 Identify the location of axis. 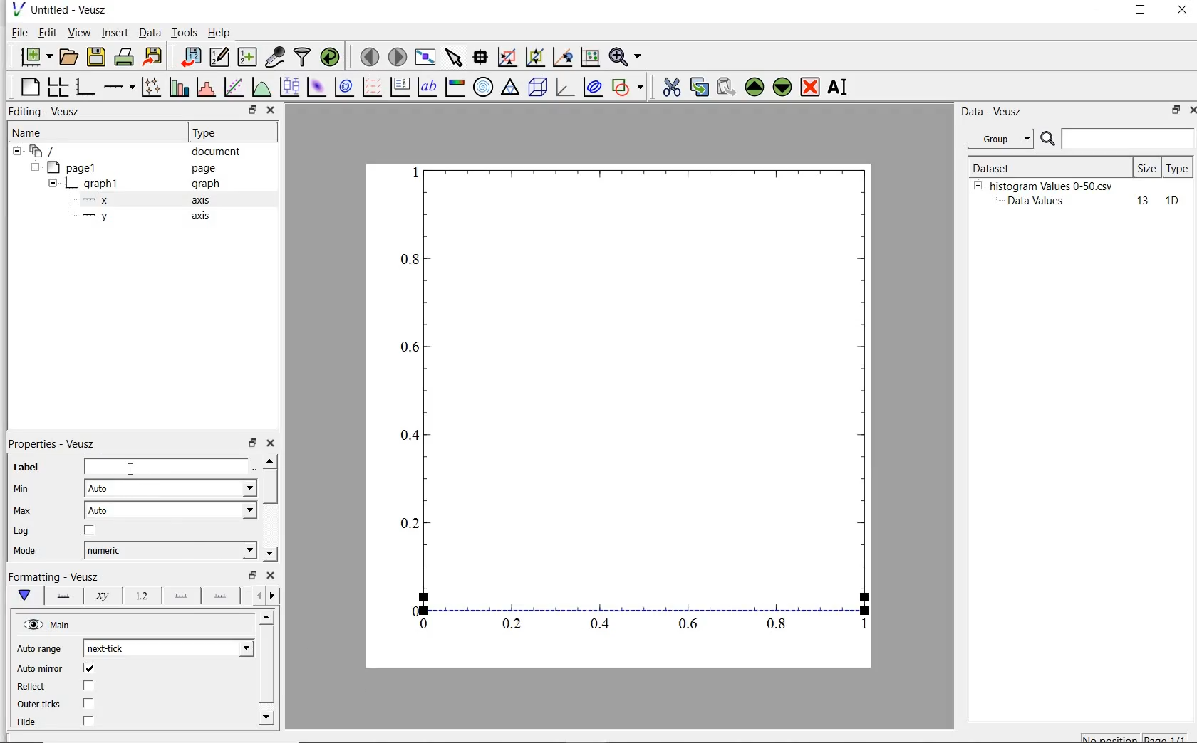
(205, 217).